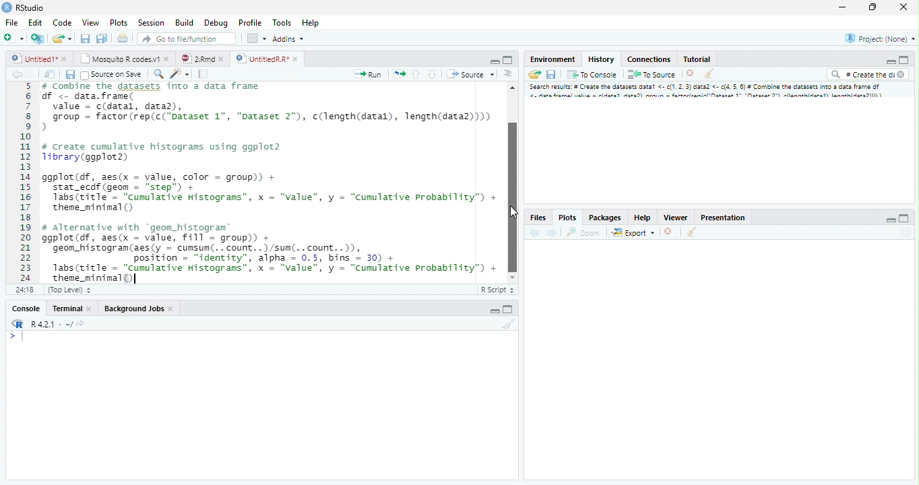 The image size is (919, 485). I want to click on Untitled, so click(41, 57).